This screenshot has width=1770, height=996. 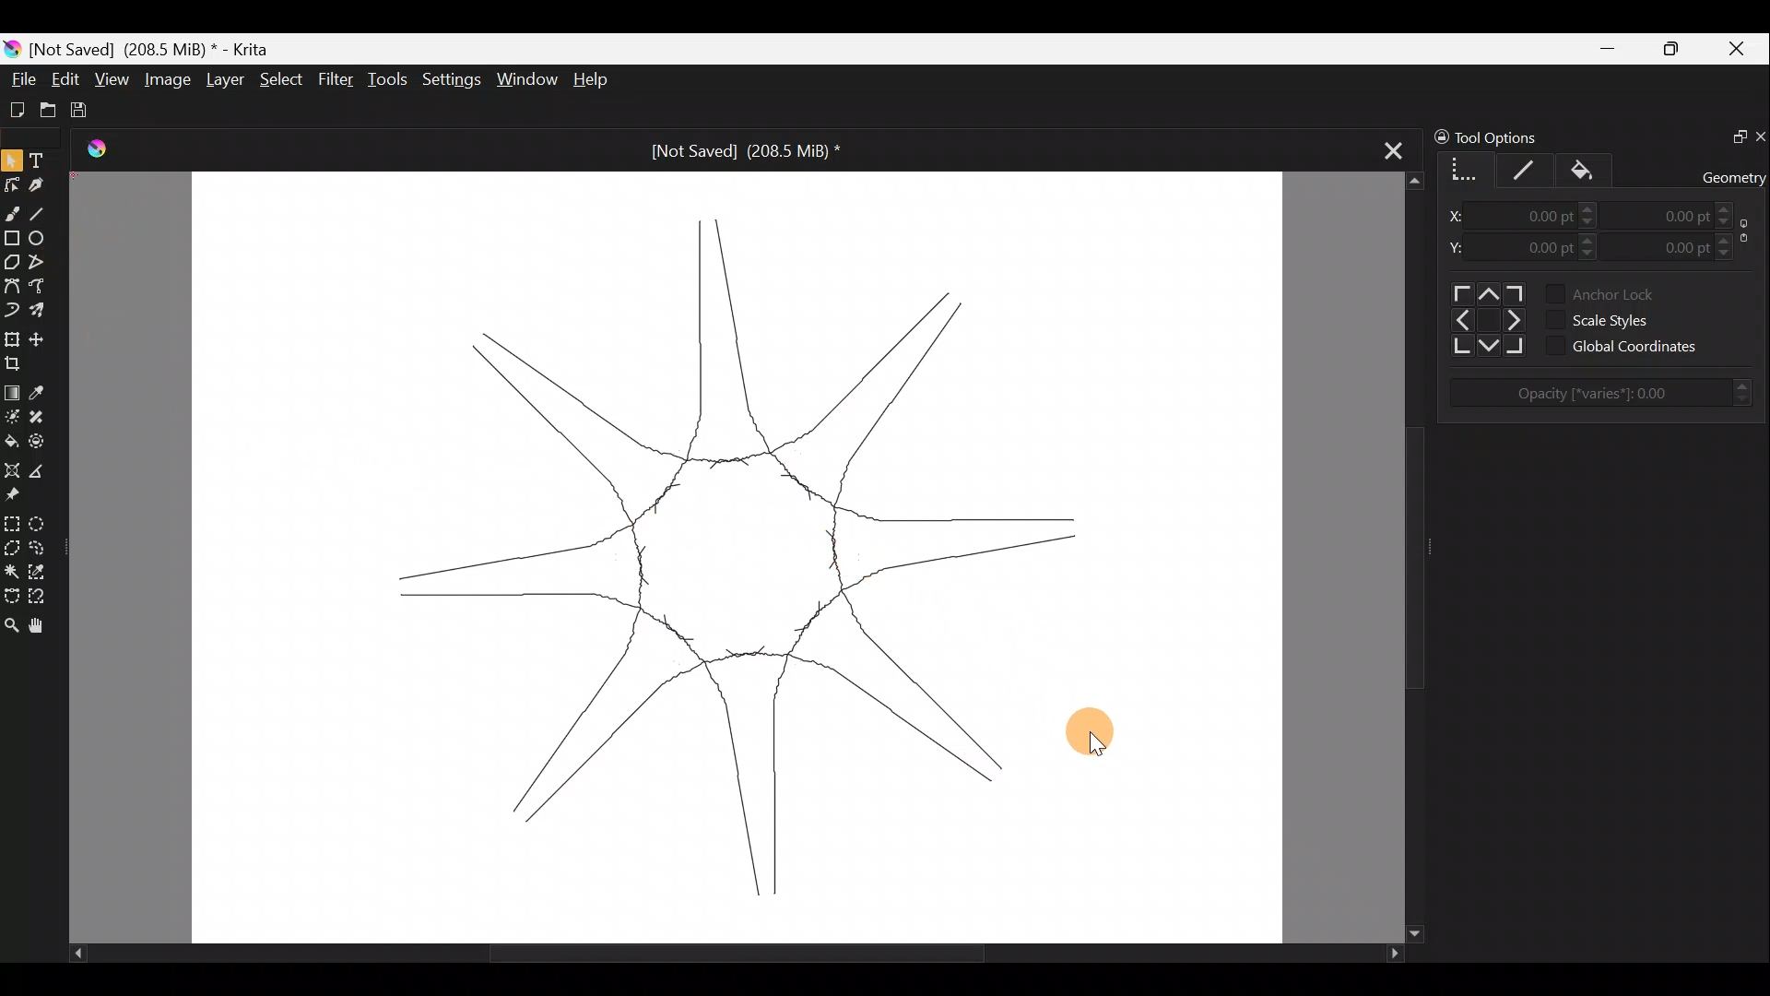 What do you see at coordinates (11, 416) in the screenshot?
I see `Colorize mask tool` at bounding box center [11, 416].